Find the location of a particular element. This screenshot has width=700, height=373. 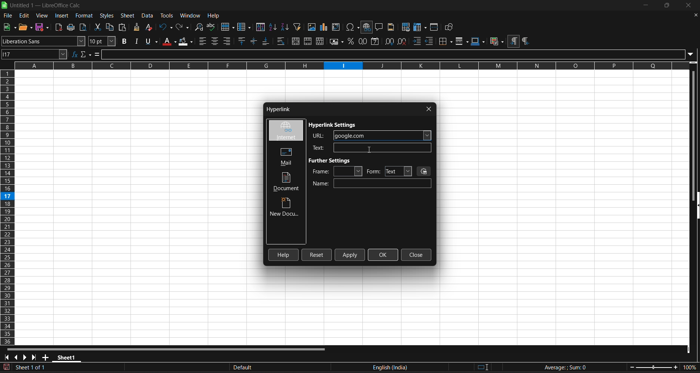

maximize is located at coordinates (666, 5).